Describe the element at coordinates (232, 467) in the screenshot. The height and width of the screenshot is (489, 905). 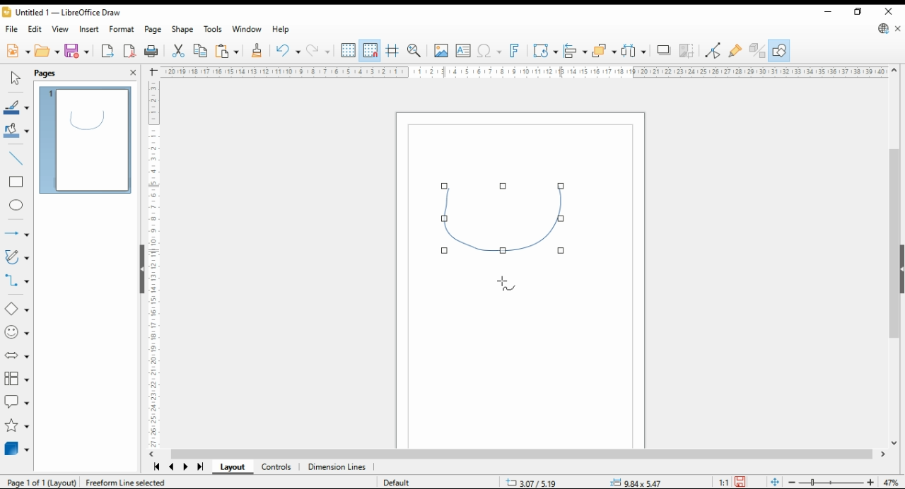
I see `layout` at that location.